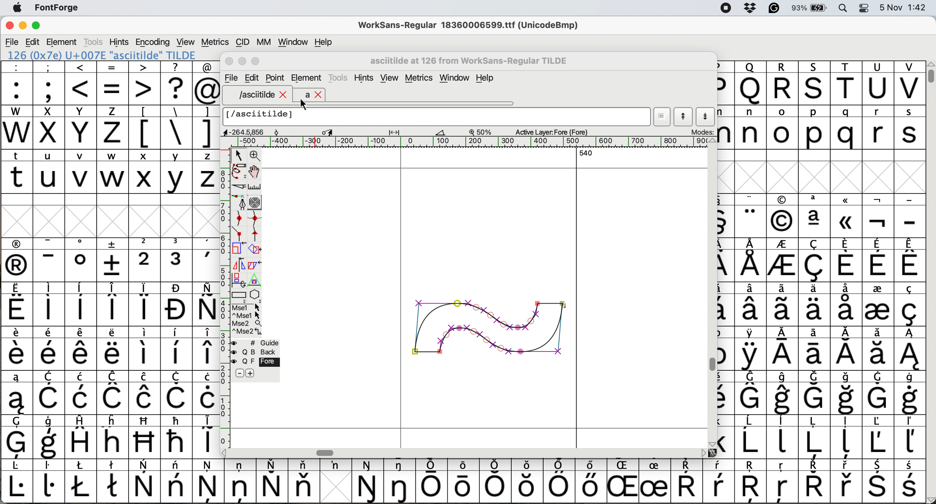 Image resolution: width=936 pixels, height=504 pixels. I want to click on glyph name, so click(471, 60).